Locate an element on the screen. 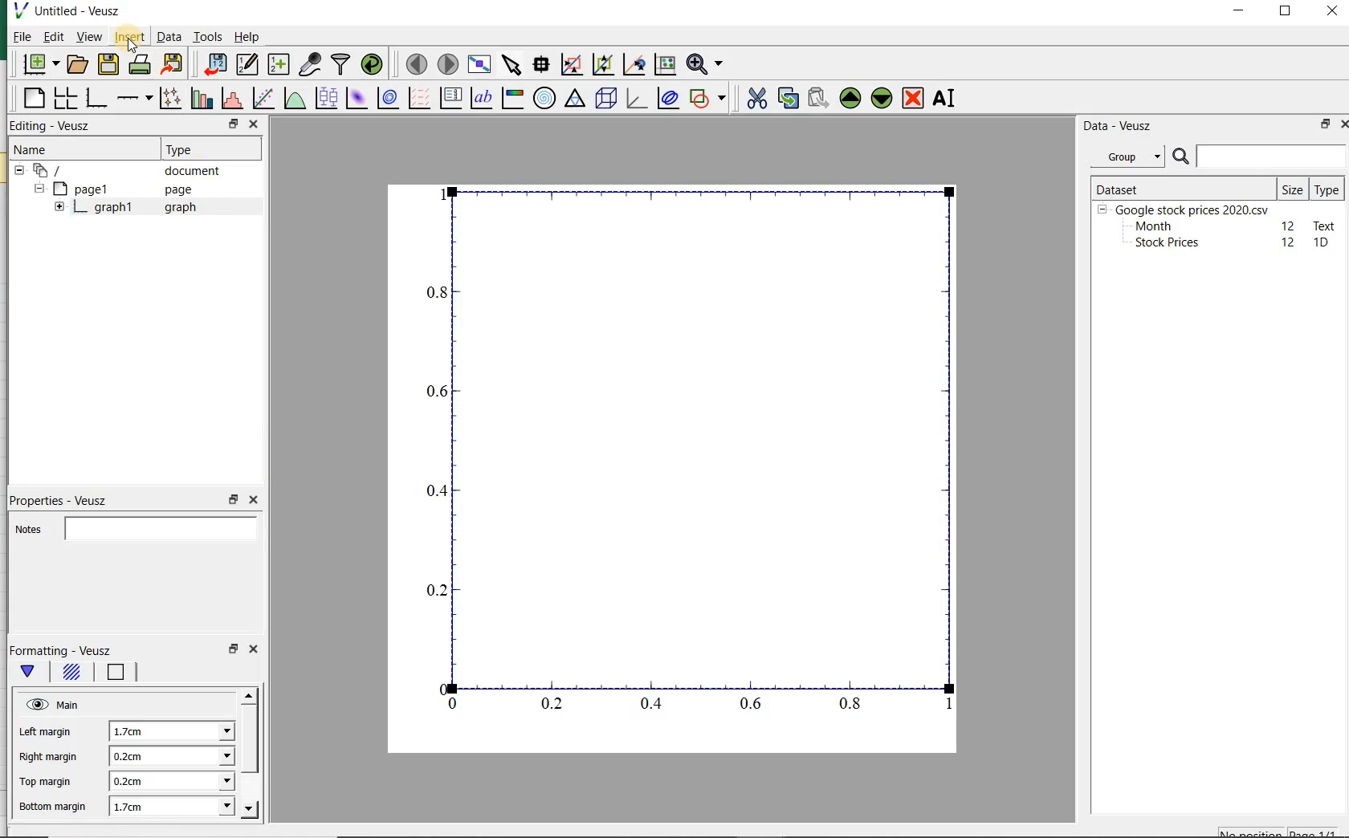 The image size is (1349, 838). File is located at coordinates (18, 39).